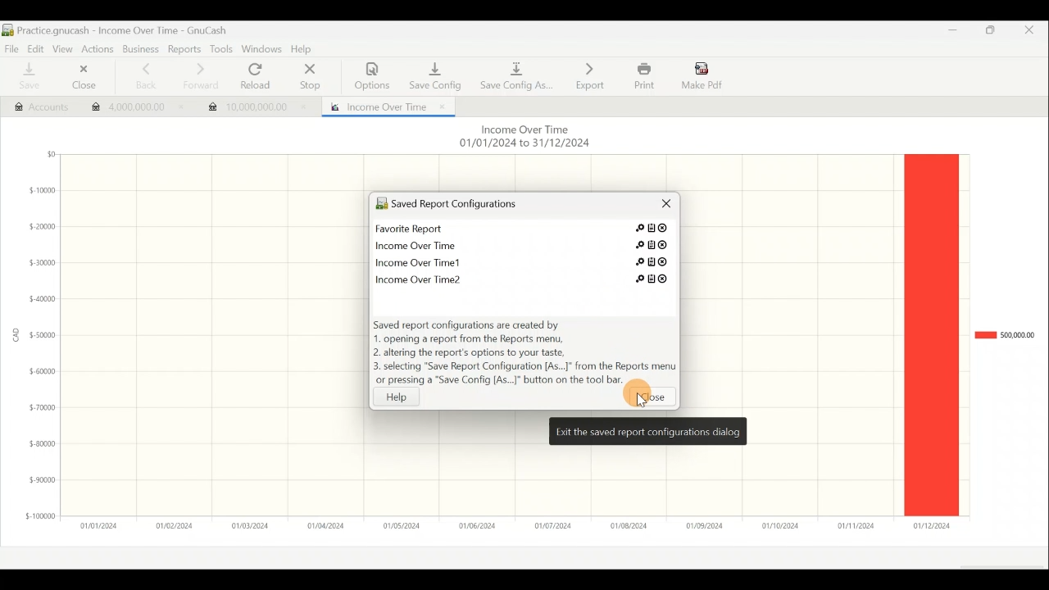 This screenshot has height=590, width=1049. I want to click on Forward, so click(199, 76).